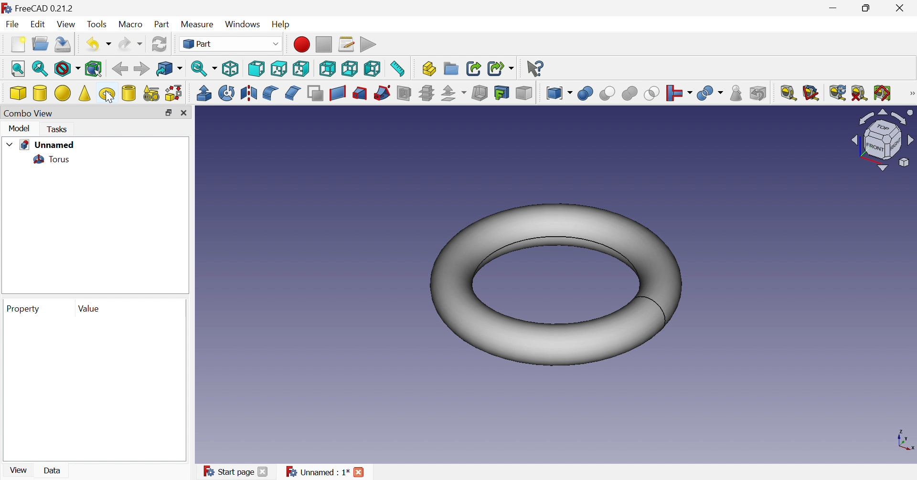 This screenshot has height=480, width=917. I want to click on Windows, so click(242, 24).